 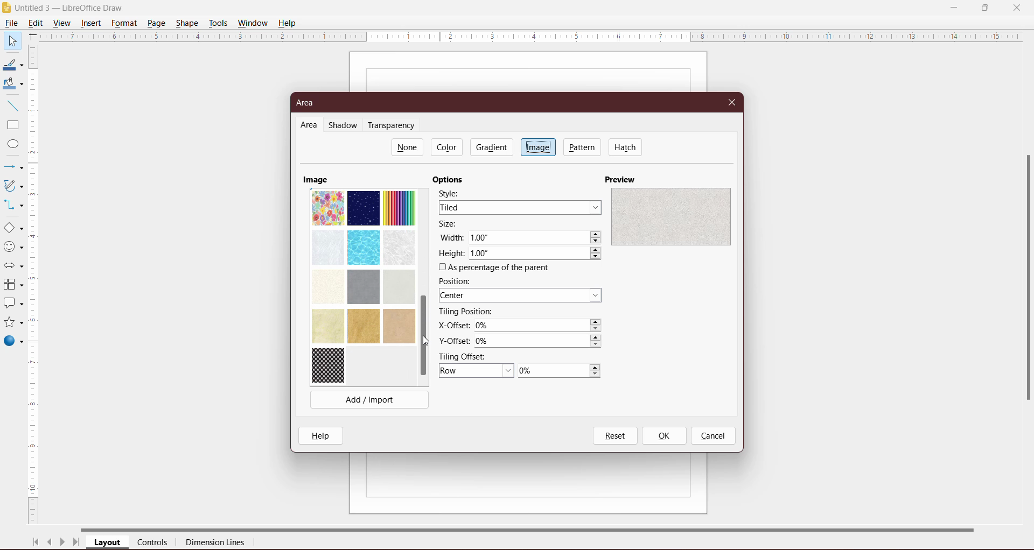 I want to click on Color, so click(x=448, y=147).